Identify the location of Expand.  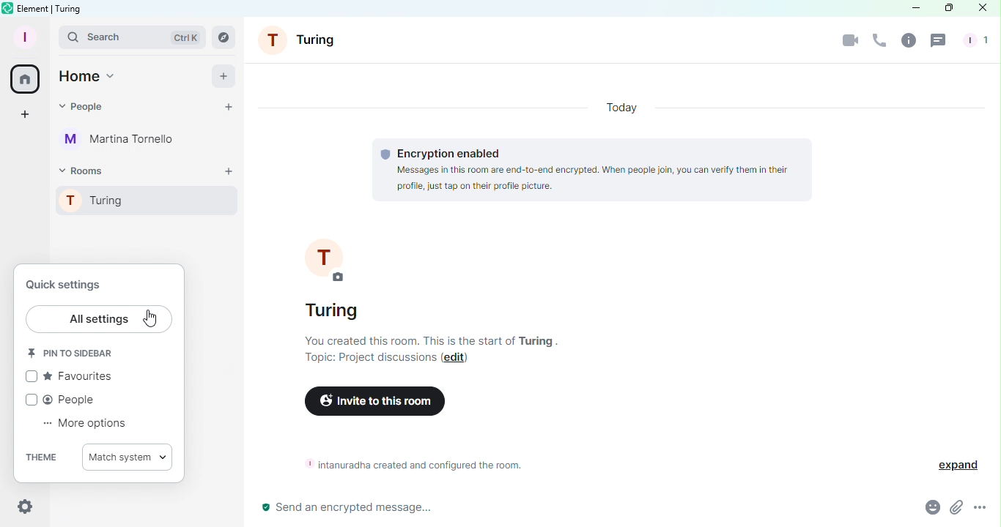
(950, 463).